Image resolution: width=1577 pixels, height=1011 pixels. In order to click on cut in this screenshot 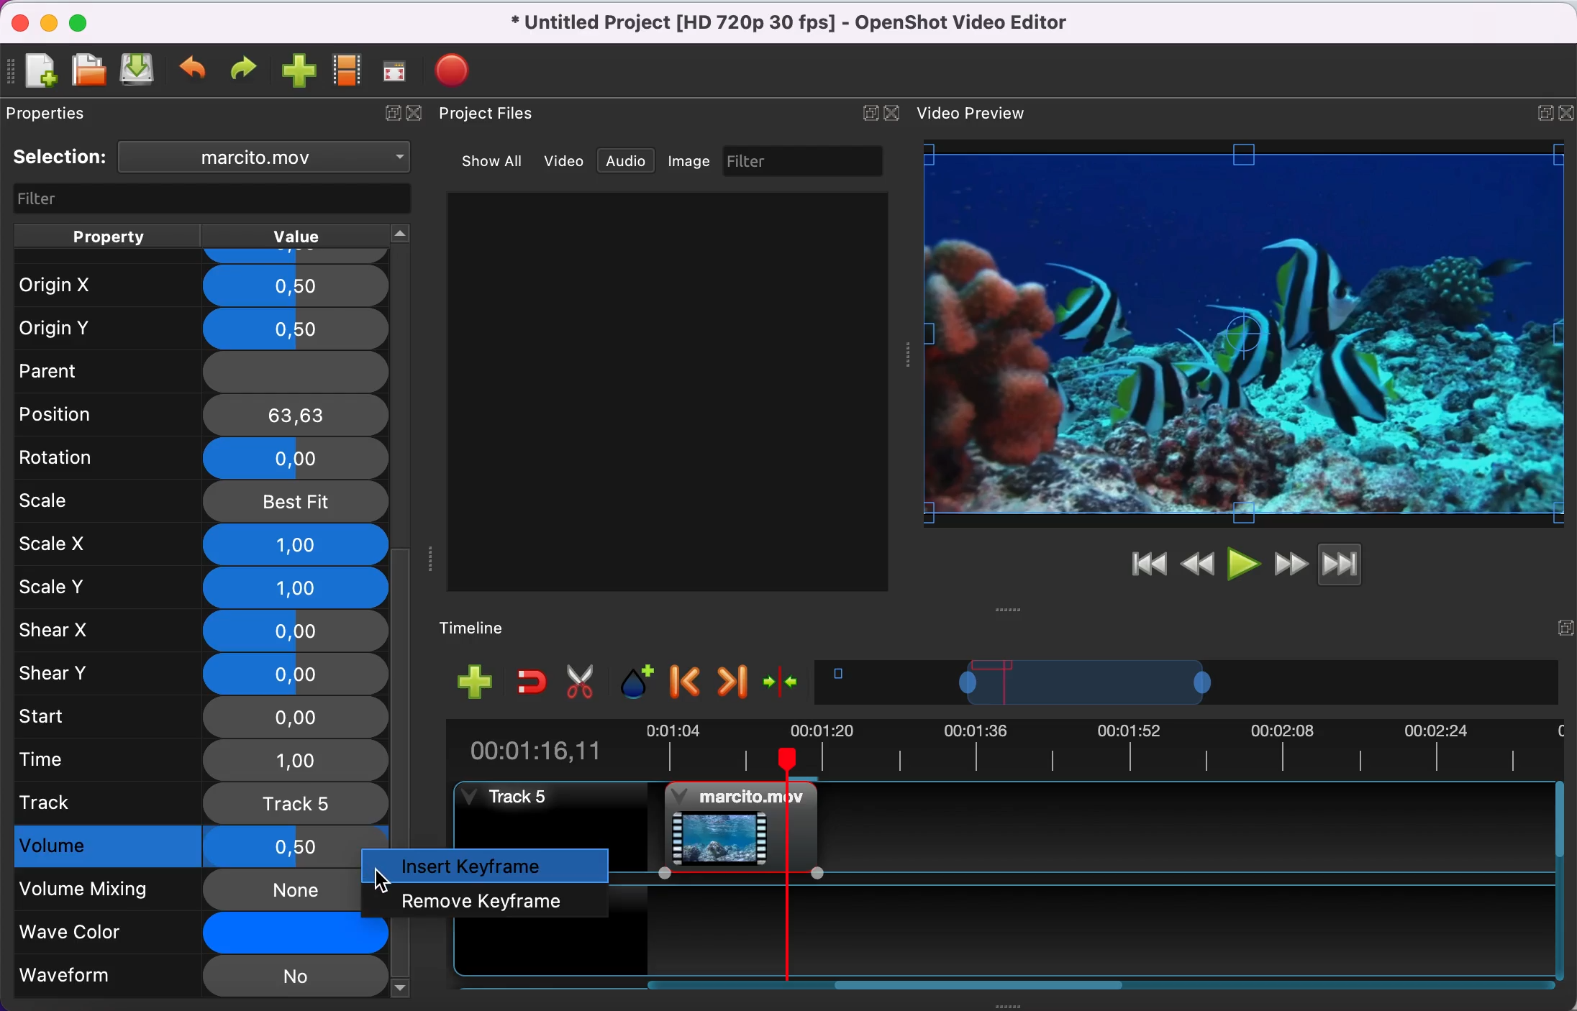, I will do `click(586, 683)`.